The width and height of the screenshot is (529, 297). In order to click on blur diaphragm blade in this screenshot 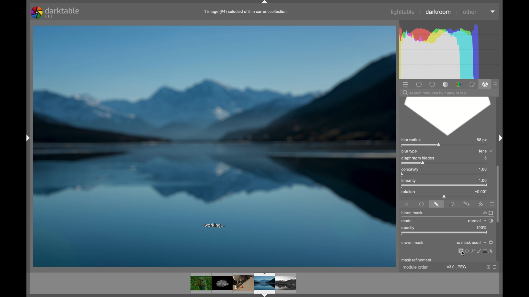, I will do `click(446, 117)`.